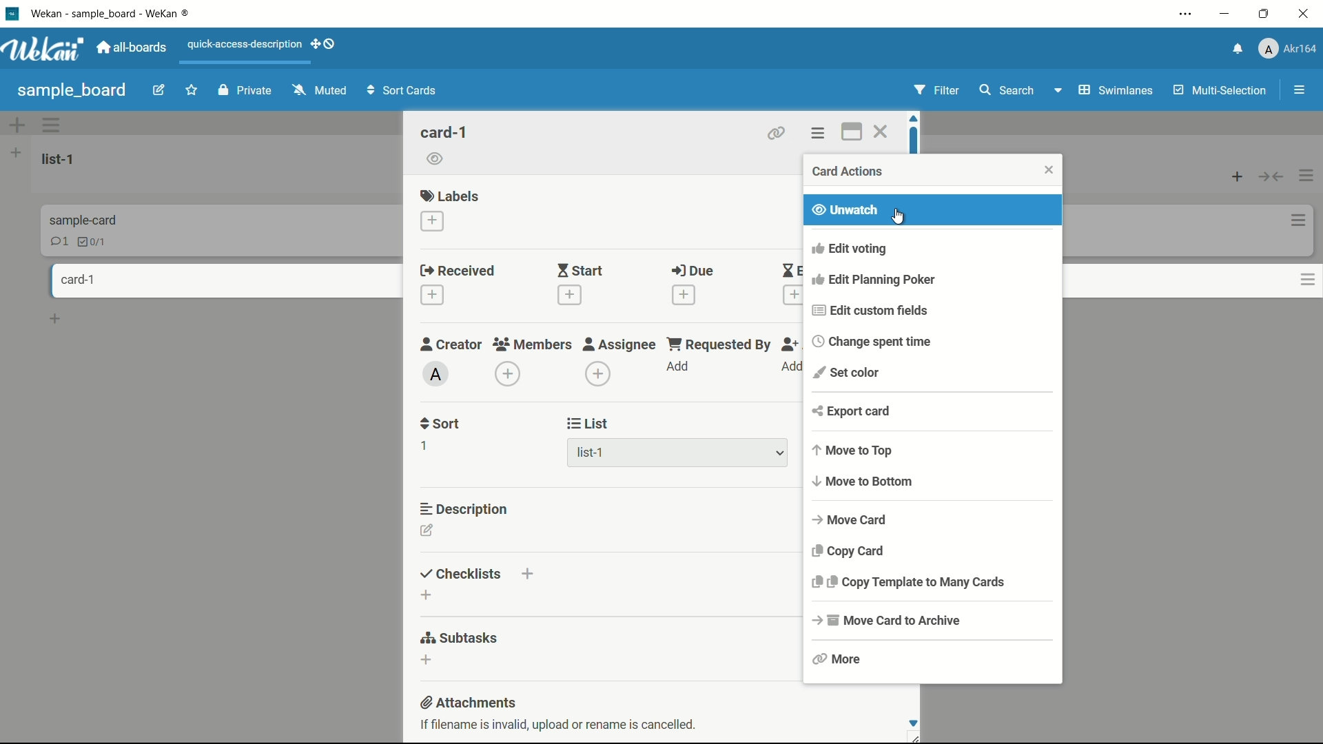 This screenshot has width=1323, height=744. Describe the element at coordinates (857, 521) in the screenshot. I see `move card` at that location.